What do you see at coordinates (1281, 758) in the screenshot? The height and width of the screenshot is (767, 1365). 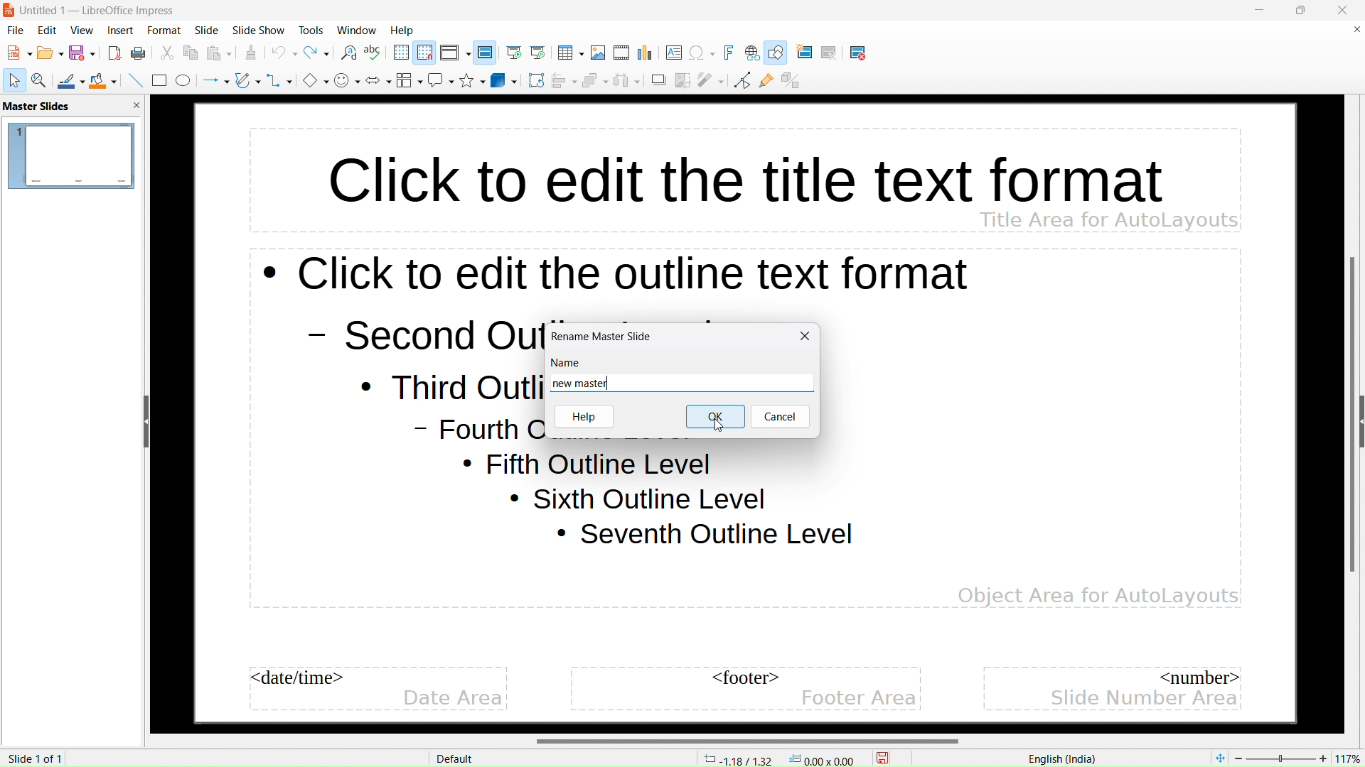 I see `Zoom percent` at bounding box center [1281, 758].